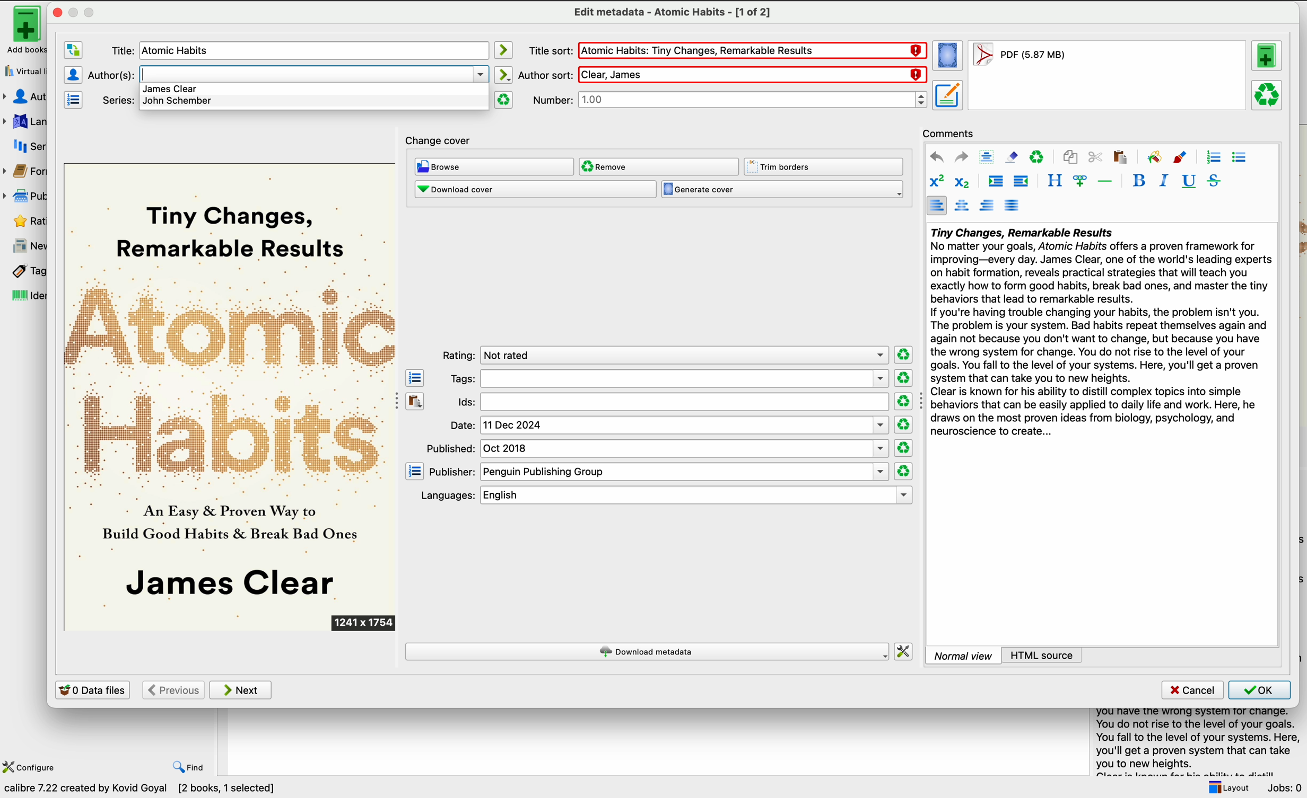  I want to click on copy, so click(1071, 156).